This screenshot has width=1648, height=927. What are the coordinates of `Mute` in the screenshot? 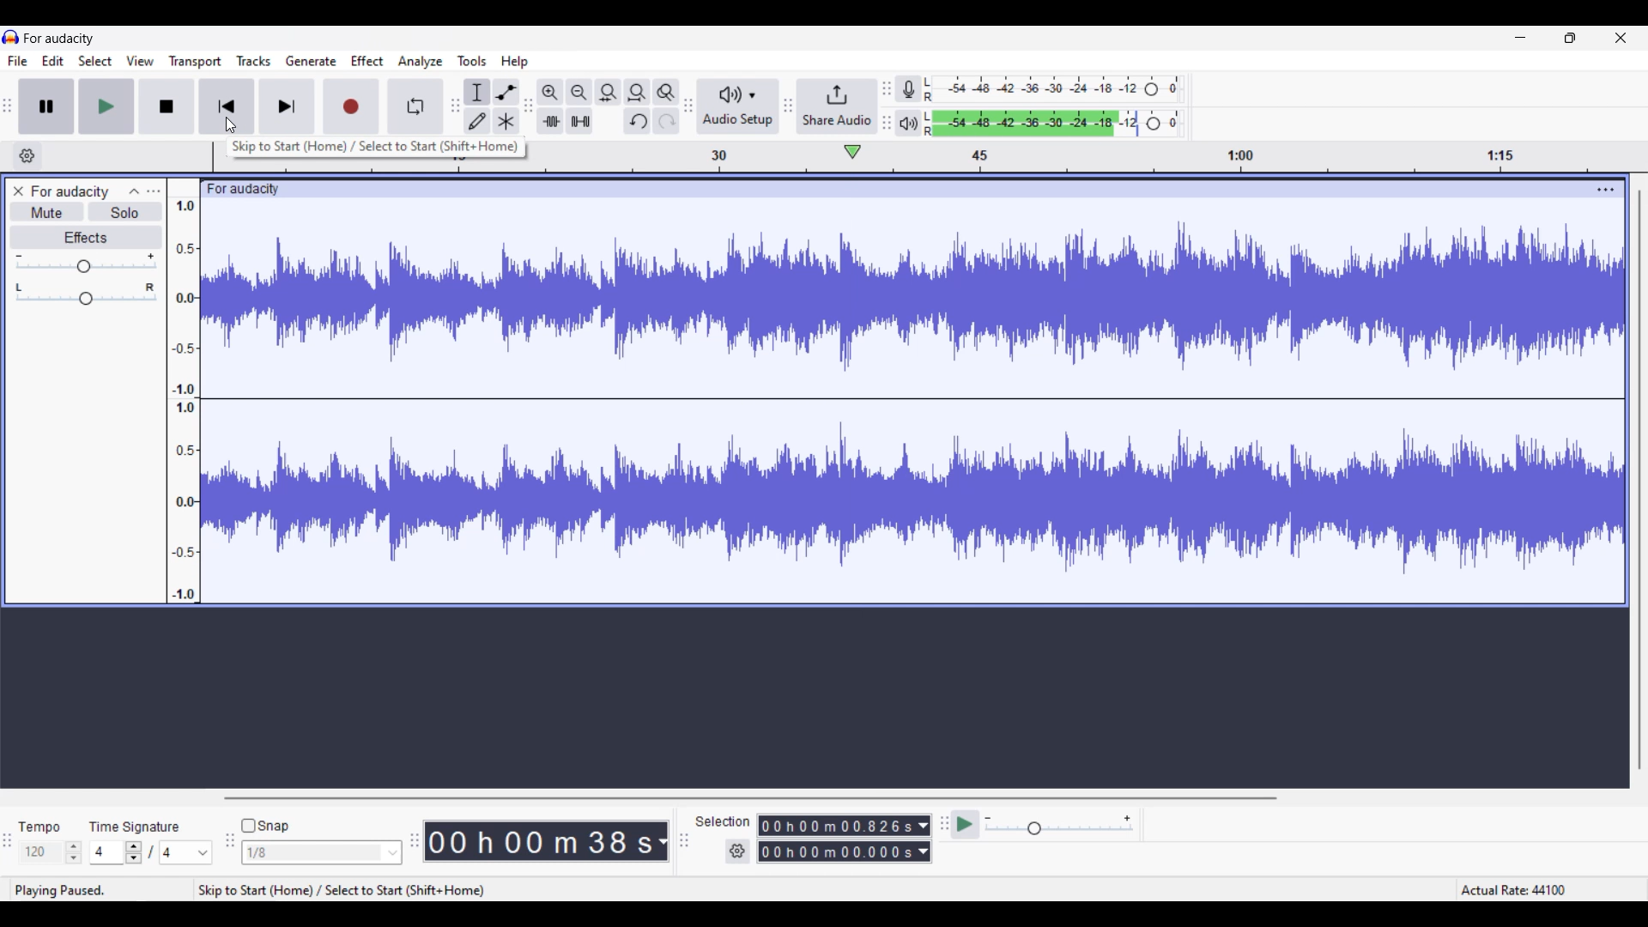 It's located at (47, 211).